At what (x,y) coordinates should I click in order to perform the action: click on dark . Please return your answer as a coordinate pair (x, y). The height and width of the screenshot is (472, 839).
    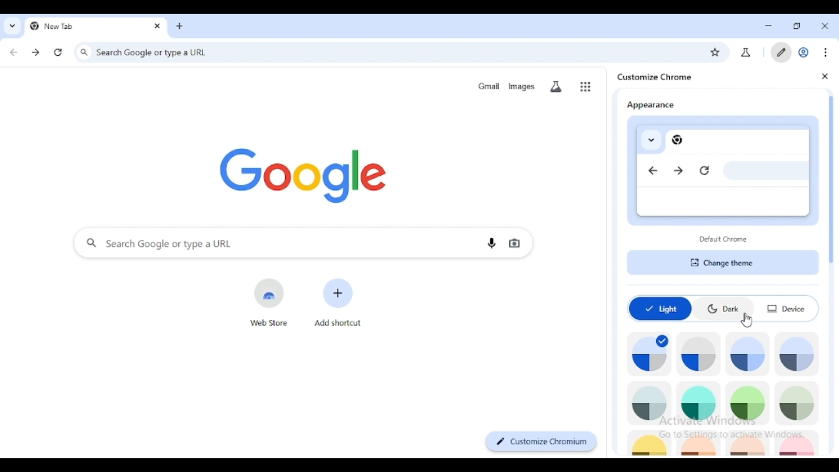
    Looking at the image, I should click on (724, 309).